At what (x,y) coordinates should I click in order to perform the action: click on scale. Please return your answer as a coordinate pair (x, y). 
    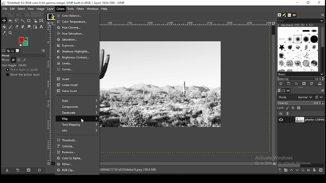
    Looking at the image, I should click on (184, 23).